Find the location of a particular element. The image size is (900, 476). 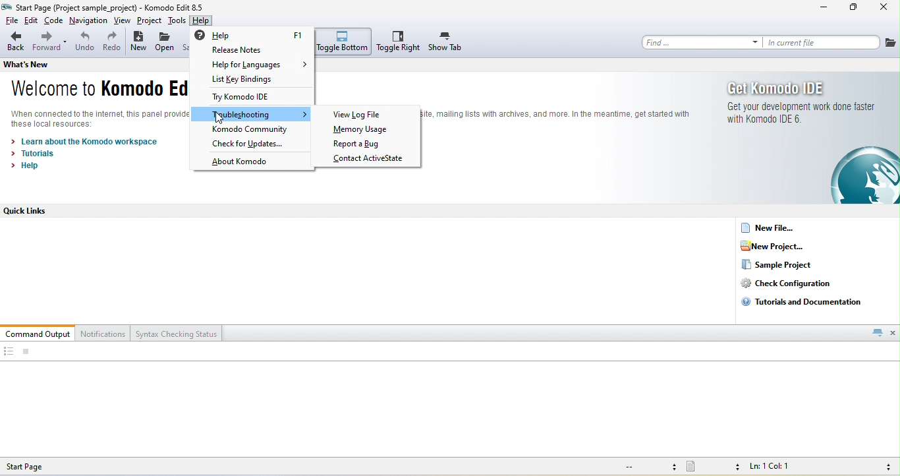

quick links is located at coordinates (32, 211).